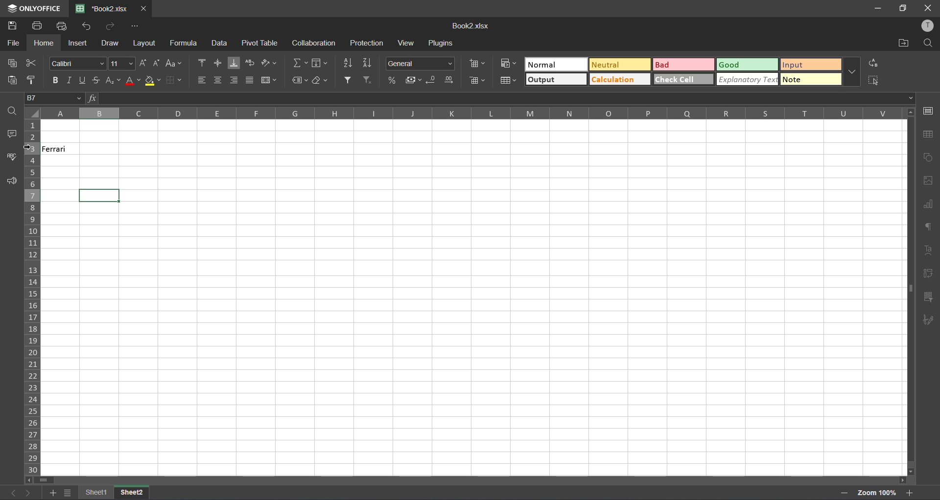 The height and width of the screenshot is (500, 940). What do you see at coordinates (11, 493) in the screenshot?
I see `previous` at bounding box center [11, 493].